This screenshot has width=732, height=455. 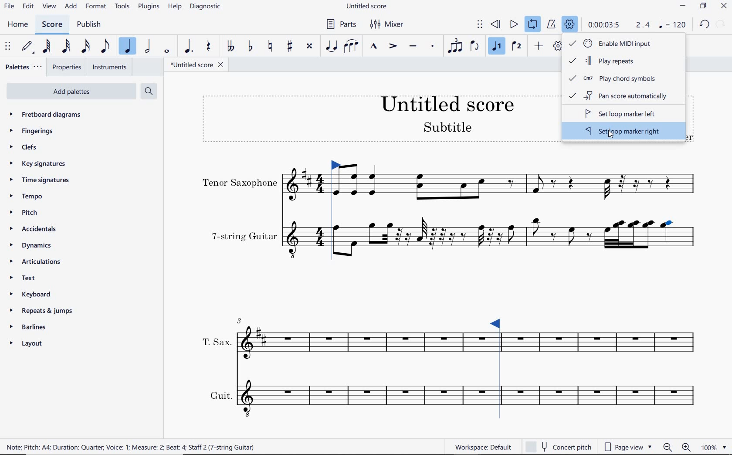 I want to click on set loop marker left, so click(x=620, y=115).